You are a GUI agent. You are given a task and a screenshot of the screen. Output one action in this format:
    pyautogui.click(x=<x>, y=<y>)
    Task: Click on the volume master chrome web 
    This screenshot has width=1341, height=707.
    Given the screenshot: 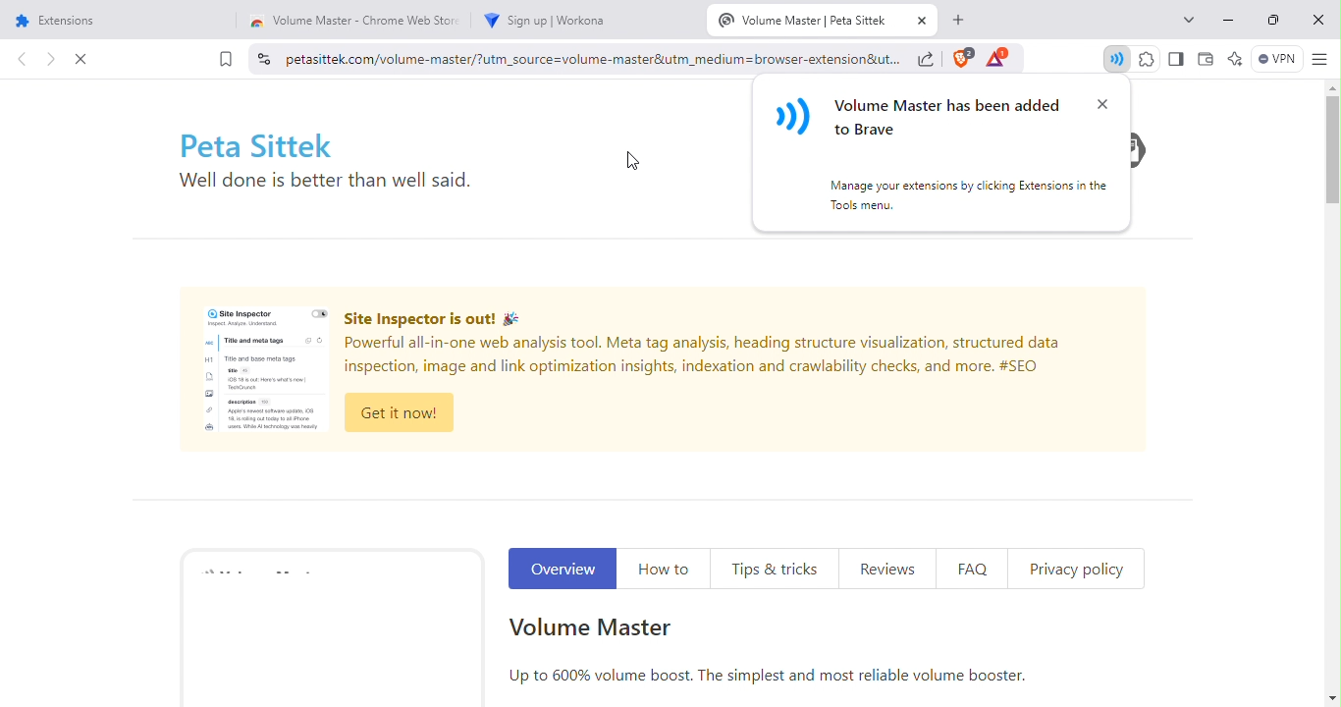 What is the action you would take?
    pyautogui.click(x=352, y=20)
    